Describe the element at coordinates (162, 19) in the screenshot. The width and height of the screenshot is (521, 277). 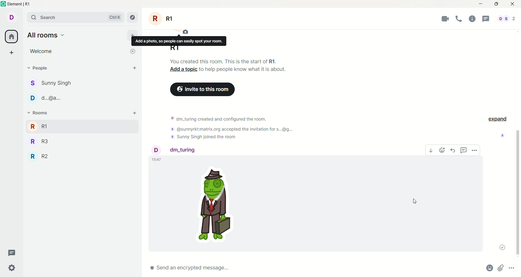
I see `room` at that location.